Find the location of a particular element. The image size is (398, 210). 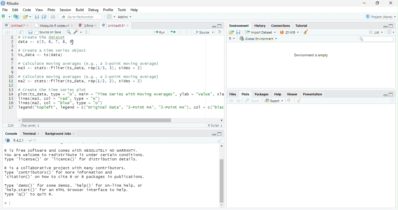

Profile is located at coordinates (108, 10).